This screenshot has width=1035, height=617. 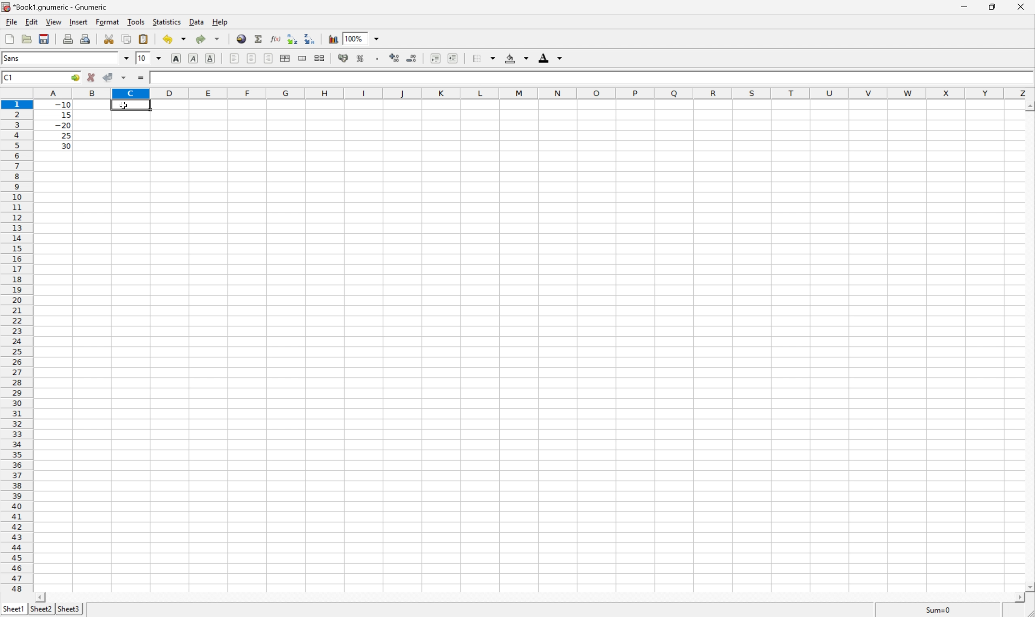 What do you see at coordinates (1028, 106) in the screenshot?
I see `Scroll up` at bounding box center [1028, 106].